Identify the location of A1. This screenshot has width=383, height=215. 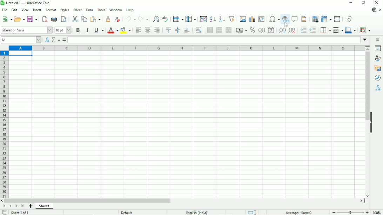
(21, 40).